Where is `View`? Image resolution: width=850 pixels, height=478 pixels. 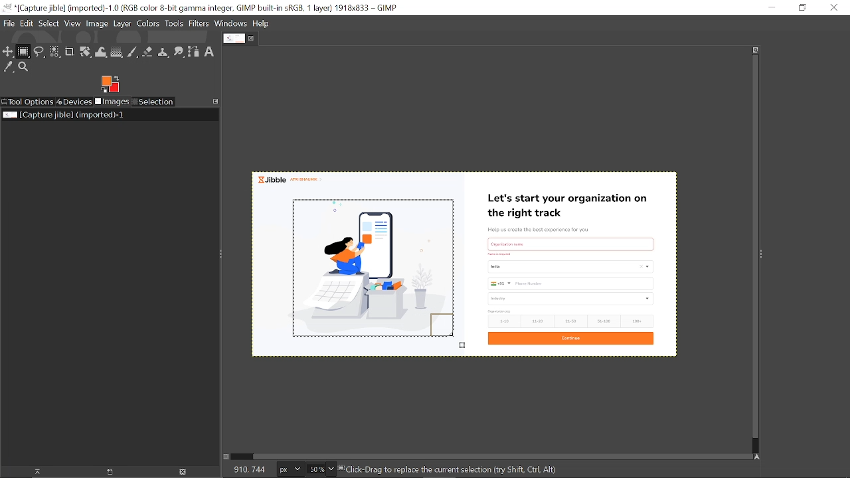
View is located at coordinates (73, 23).